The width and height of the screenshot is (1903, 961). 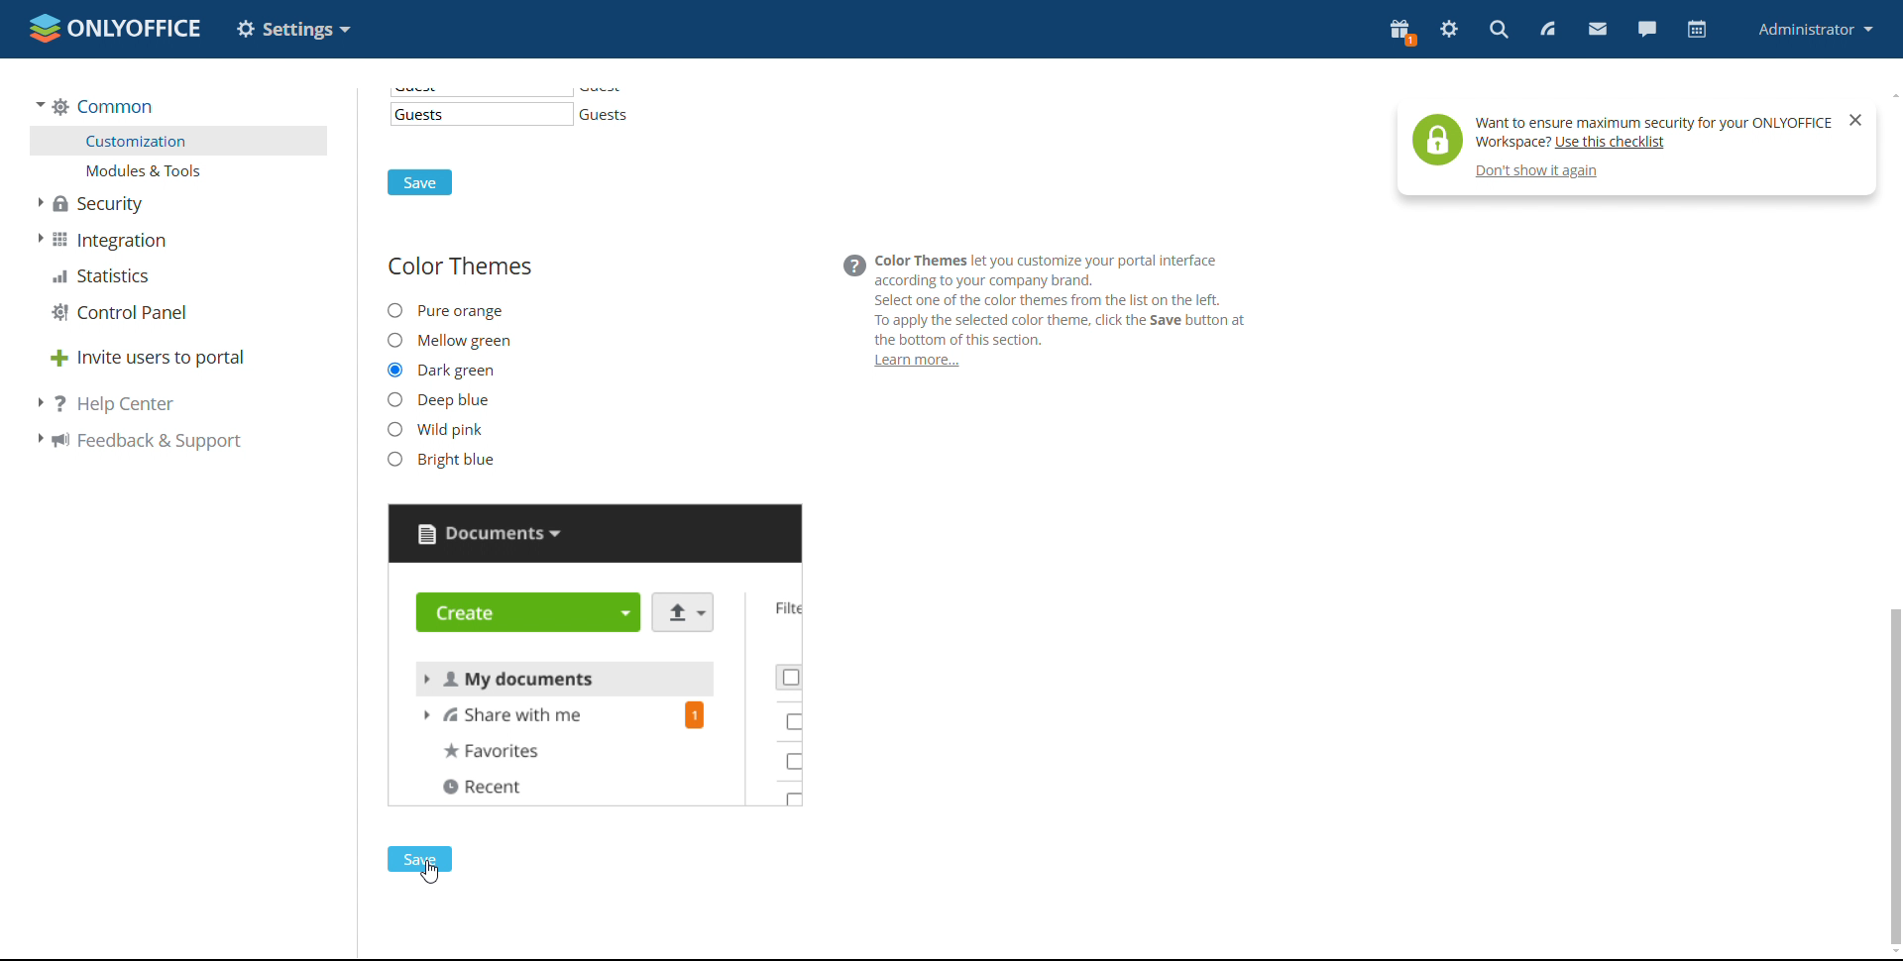 What do you see at coordinates (119, 314) in the screenshot?
I see `control panel` at bounding box center [119, 314].